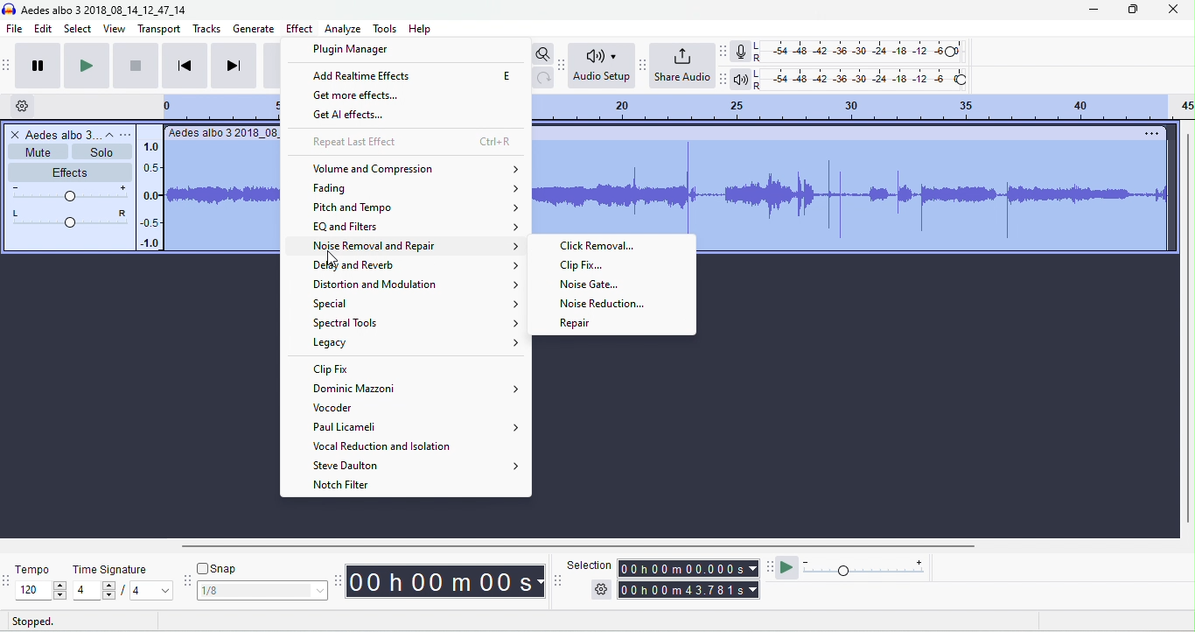 The height and width of the screenshot is (632, 1195). Describe the element at coordinates (188, 580) in the screenshot. I see `audacity snapping toolbar` at that location.